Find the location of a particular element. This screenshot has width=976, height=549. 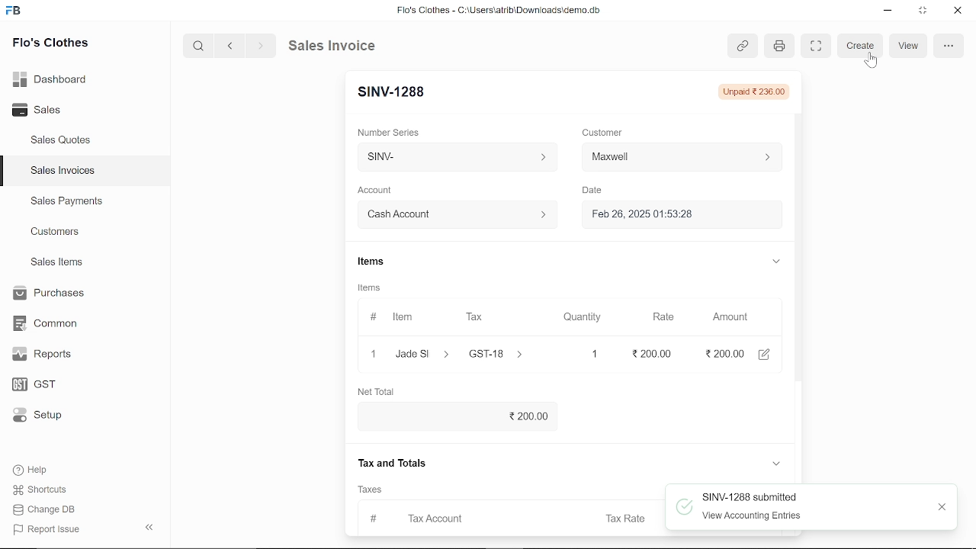

Customer is located at coordinates (604, 132).